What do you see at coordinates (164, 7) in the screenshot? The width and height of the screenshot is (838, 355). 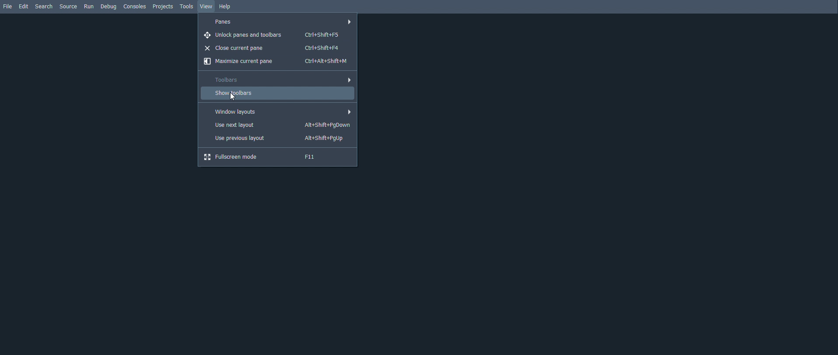 I see `Projects` at bounding box center [164, 7].